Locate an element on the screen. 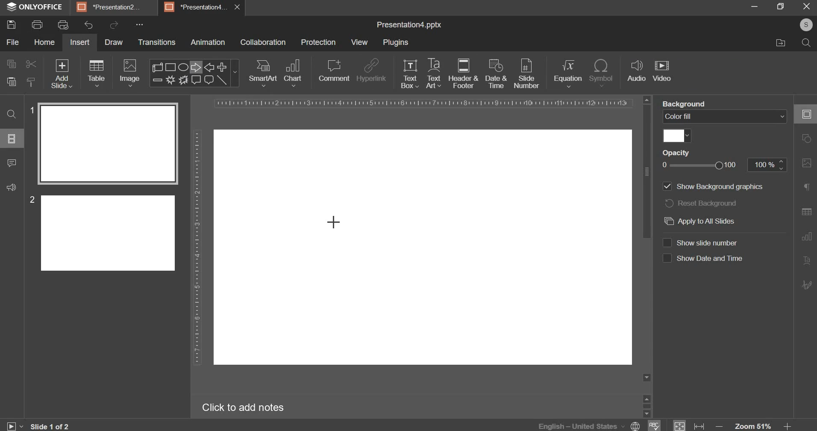  opacity is located at coordinates (725, 164).